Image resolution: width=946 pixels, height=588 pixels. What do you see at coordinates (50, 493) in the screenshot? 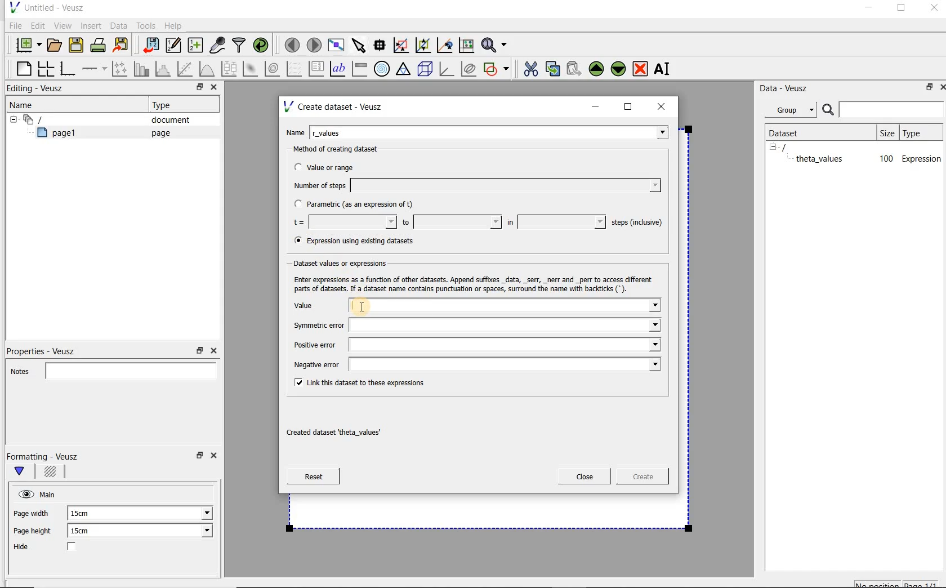
I see `Main` at bounding box center [50, 493].